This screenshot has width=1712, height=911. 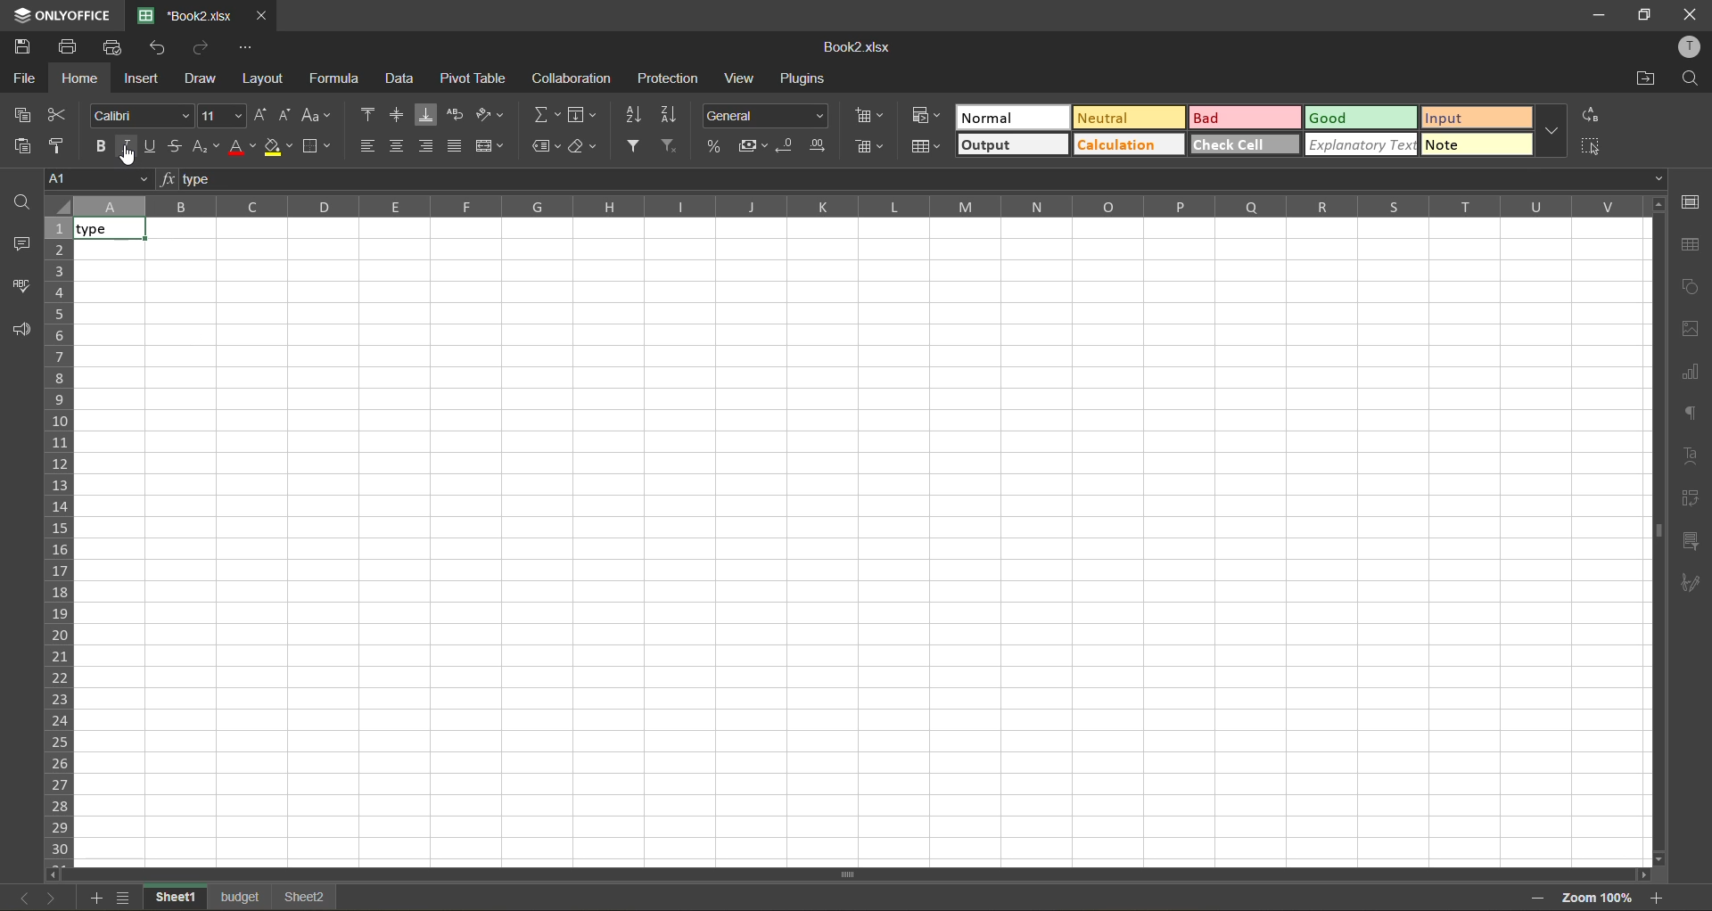 What do you see at coordinates (1011, 144) in the screenshot?
I see `output` at bounding box center [1011, 144].